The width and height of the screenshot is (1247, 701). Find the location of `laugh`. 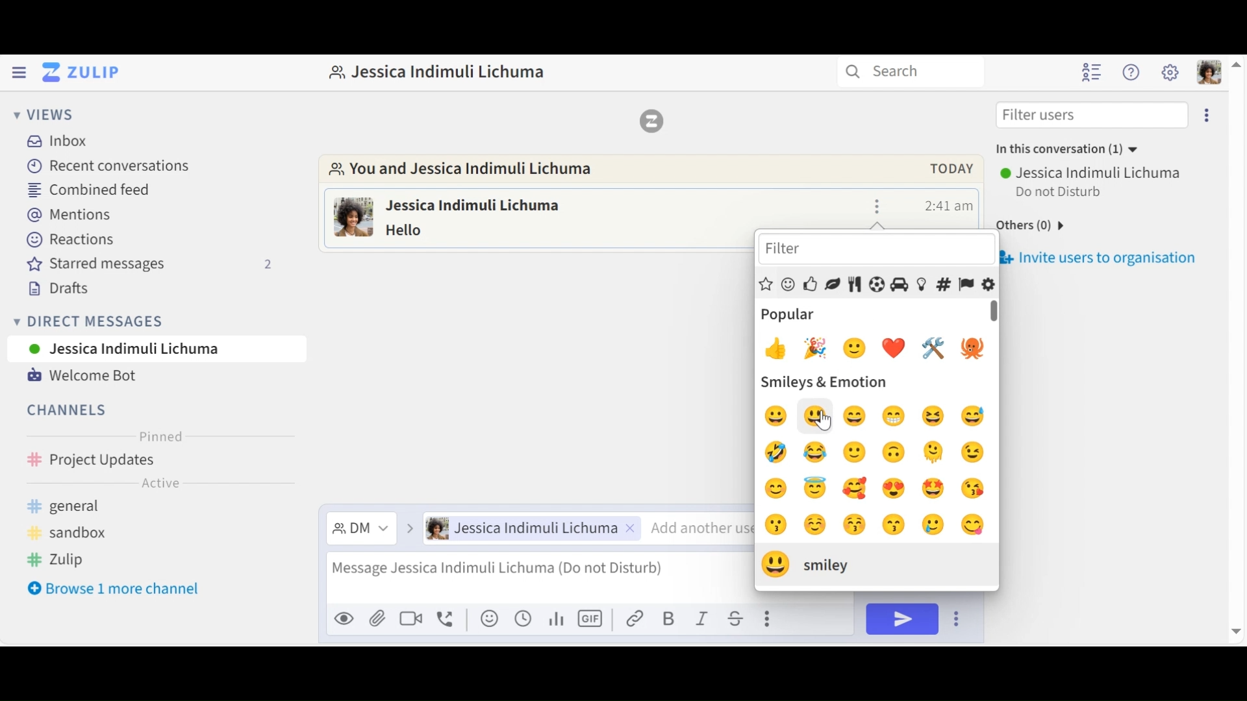

laugh is located at coordinates (779, 415).